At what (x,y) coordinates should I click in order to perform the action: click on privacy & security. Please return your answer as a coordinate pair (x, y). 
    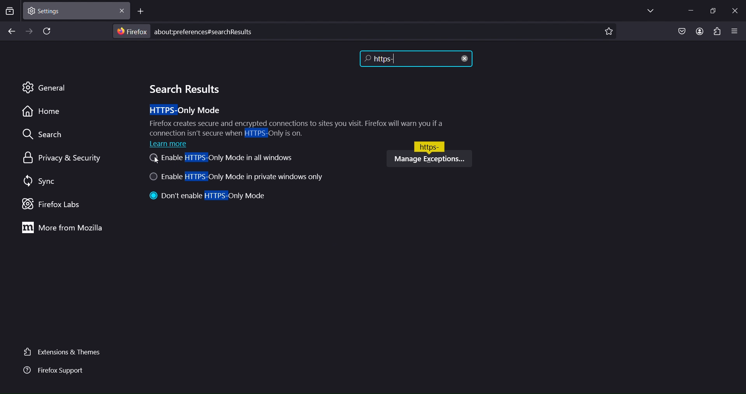
    Looking at the image, I should click on (66, 157).